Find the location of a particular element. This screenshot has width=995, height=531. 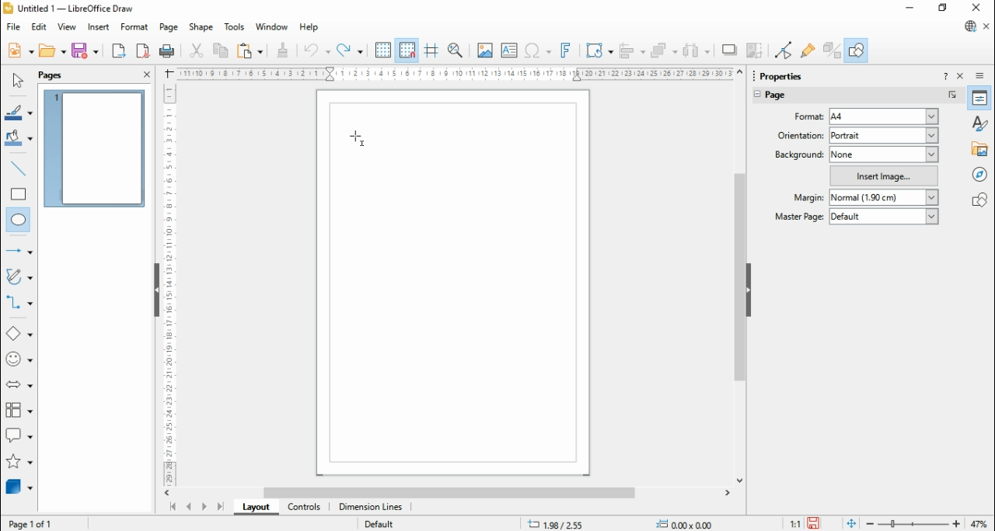

normal(1.90cm) is located at coordinates (882, 197).